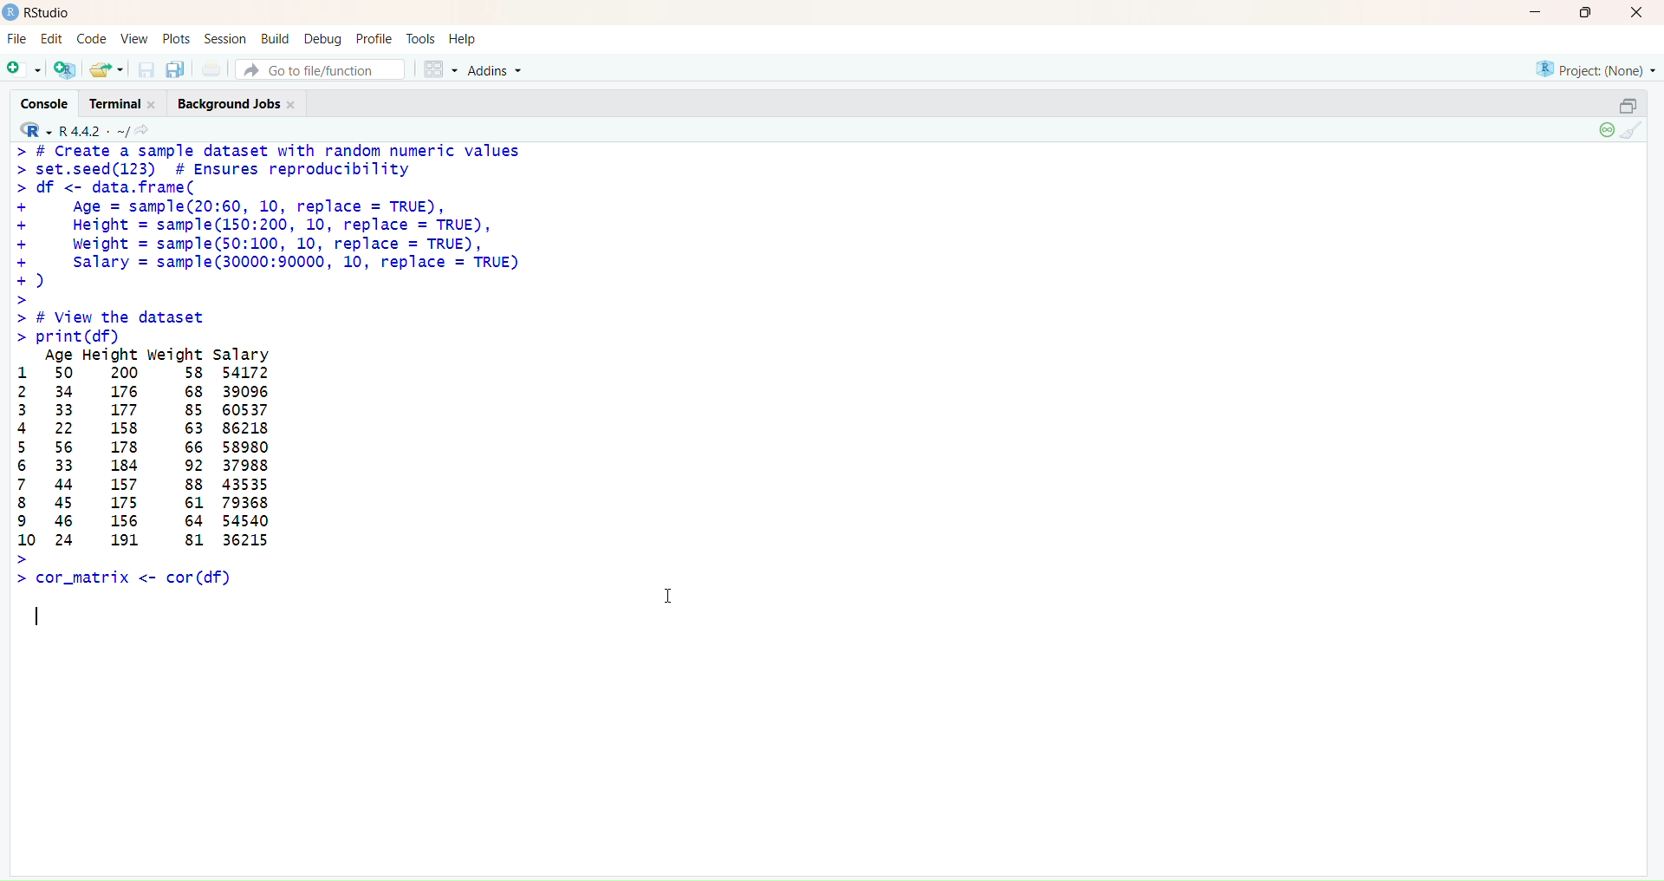 This screenshot has width=1664, height=881. What do you see at coordinates (42, 616) in the screenshot?
I see `Input text` at bounding box center [42, 616].